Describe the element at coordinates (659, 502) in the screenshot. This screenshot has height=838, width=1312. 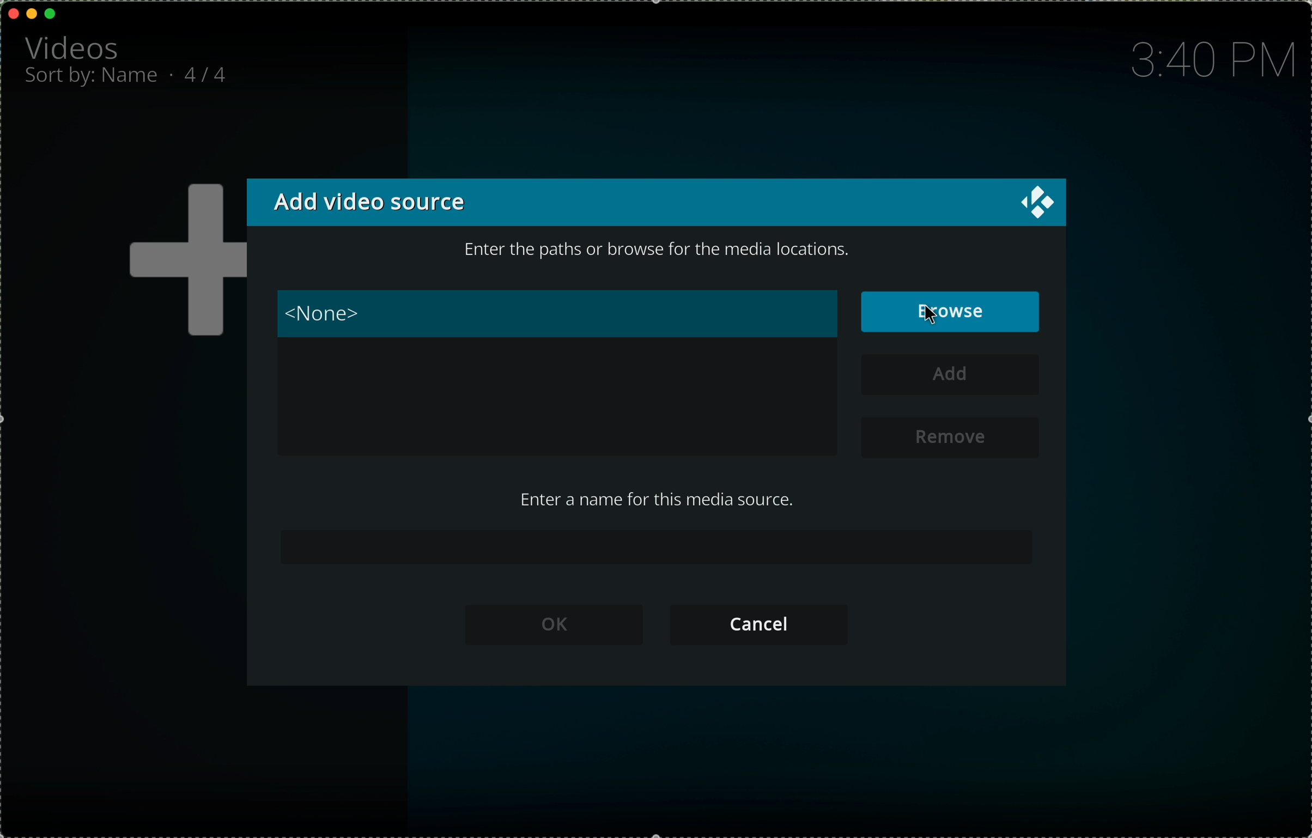
I see `name for the media source` at that location.